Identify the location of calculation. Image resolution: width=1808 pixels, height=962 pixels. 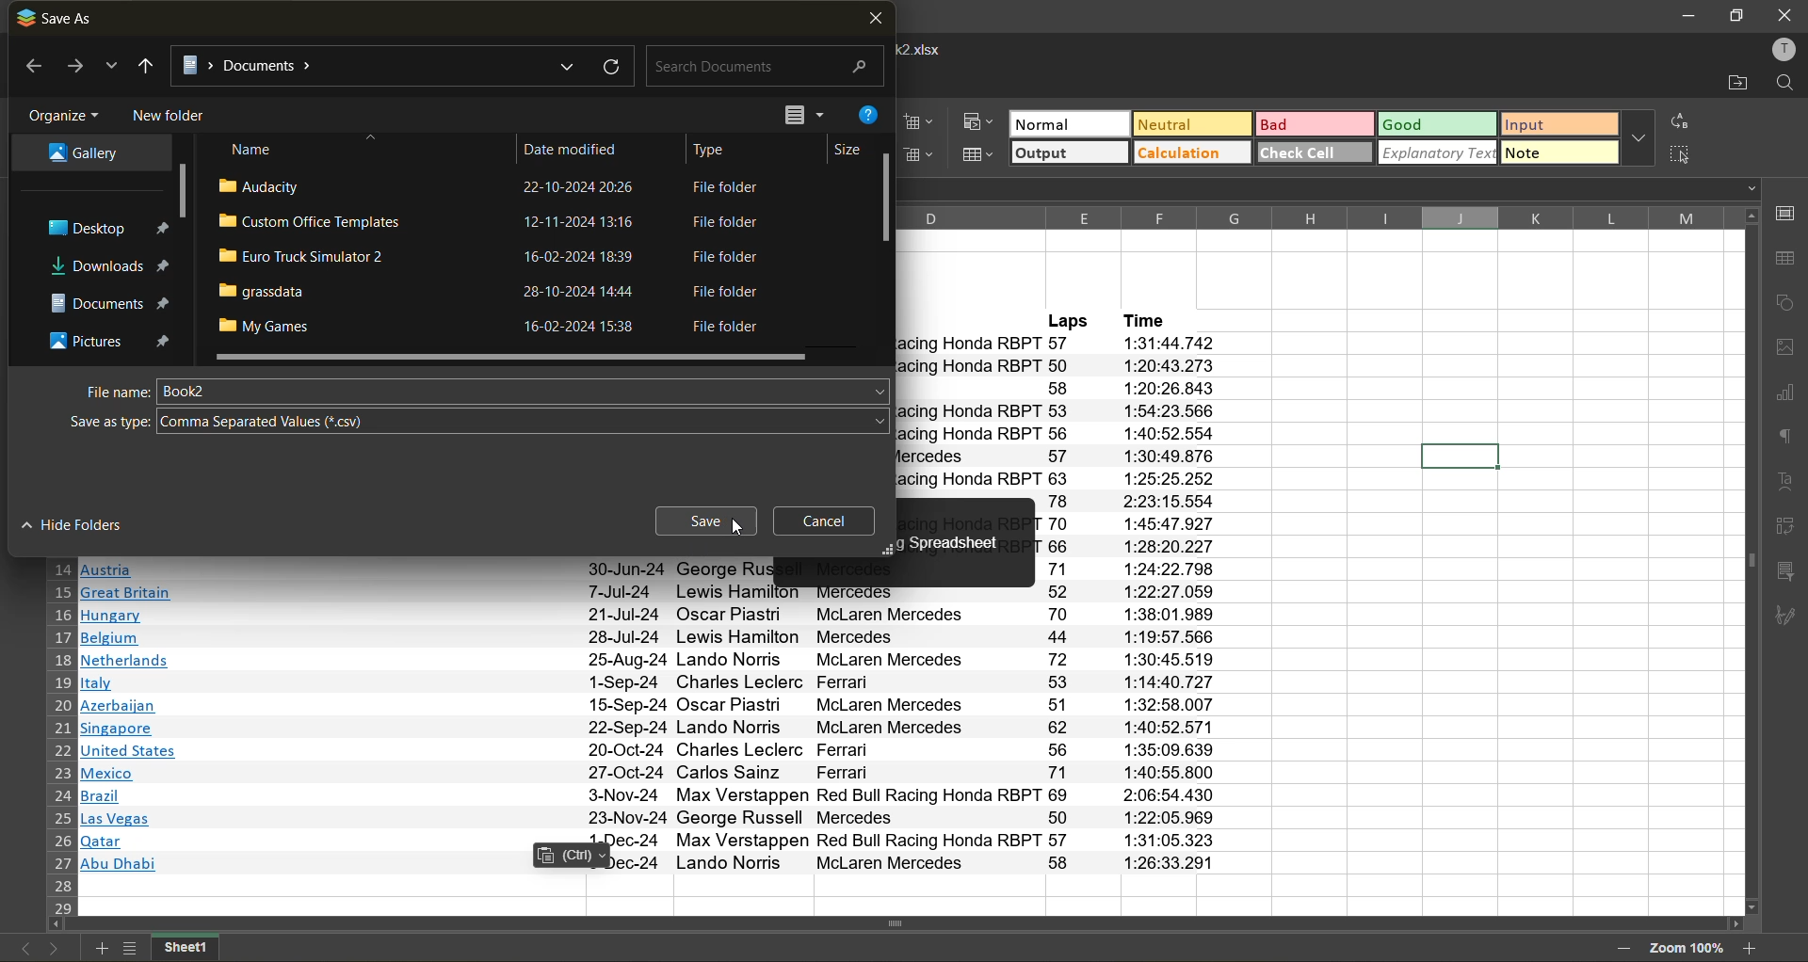
(1192, 154).